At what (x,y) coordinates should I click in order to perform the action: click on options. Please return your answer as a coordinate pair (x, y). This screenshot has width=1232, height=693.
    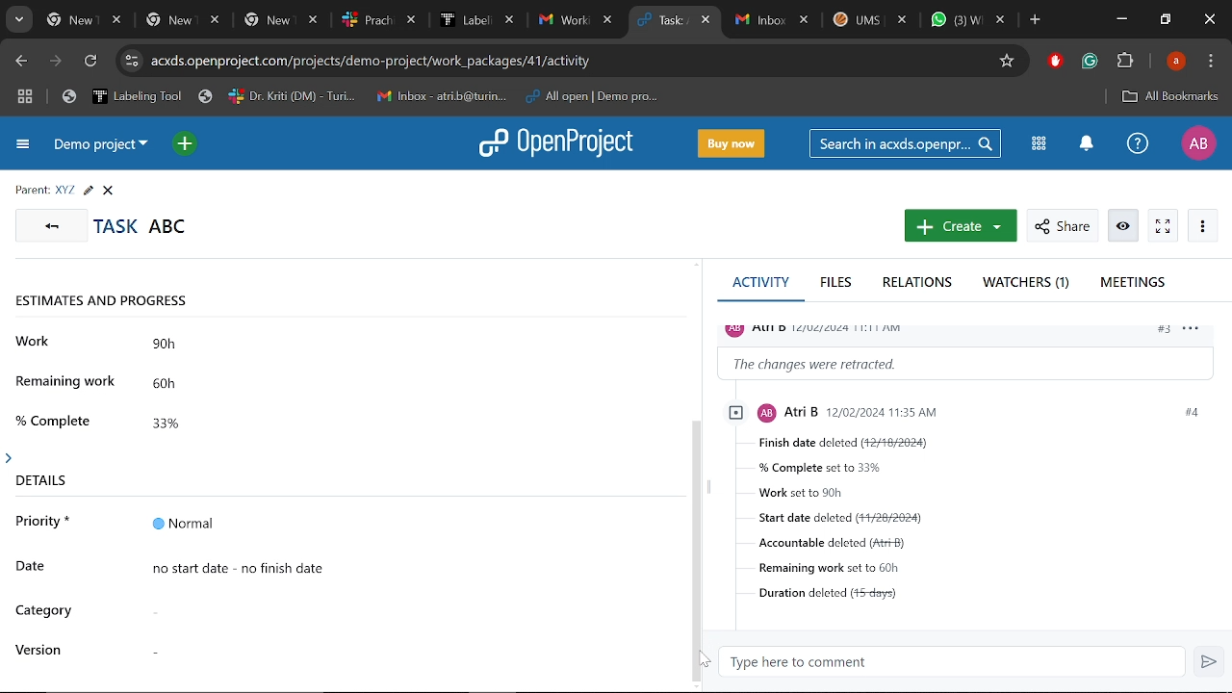
    Looking at the image, I should click on (1196, 332).